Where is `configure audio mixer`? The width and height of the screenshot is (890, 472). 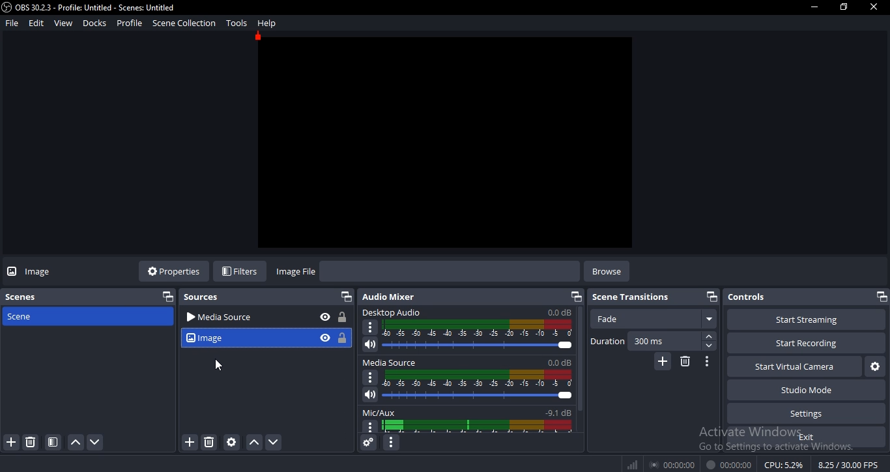 configure audio mixer is located at coordinates (393, 443).